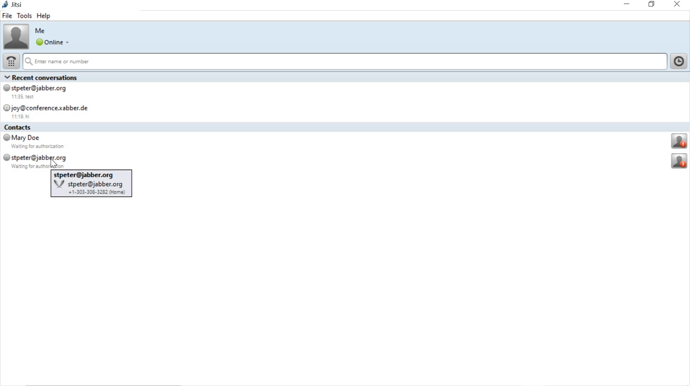 The width and height of the screenshot is (690, 386). Describe the element at coordinates (626, 5) in the screenshot. I see `minimize` at that location.